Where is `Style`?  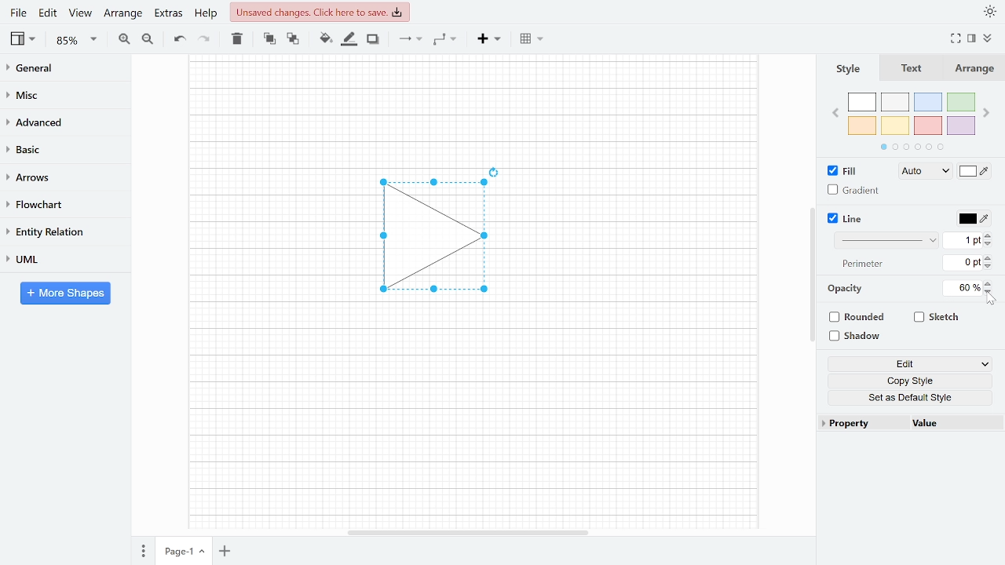 Style is located at coordinates (846, 68).